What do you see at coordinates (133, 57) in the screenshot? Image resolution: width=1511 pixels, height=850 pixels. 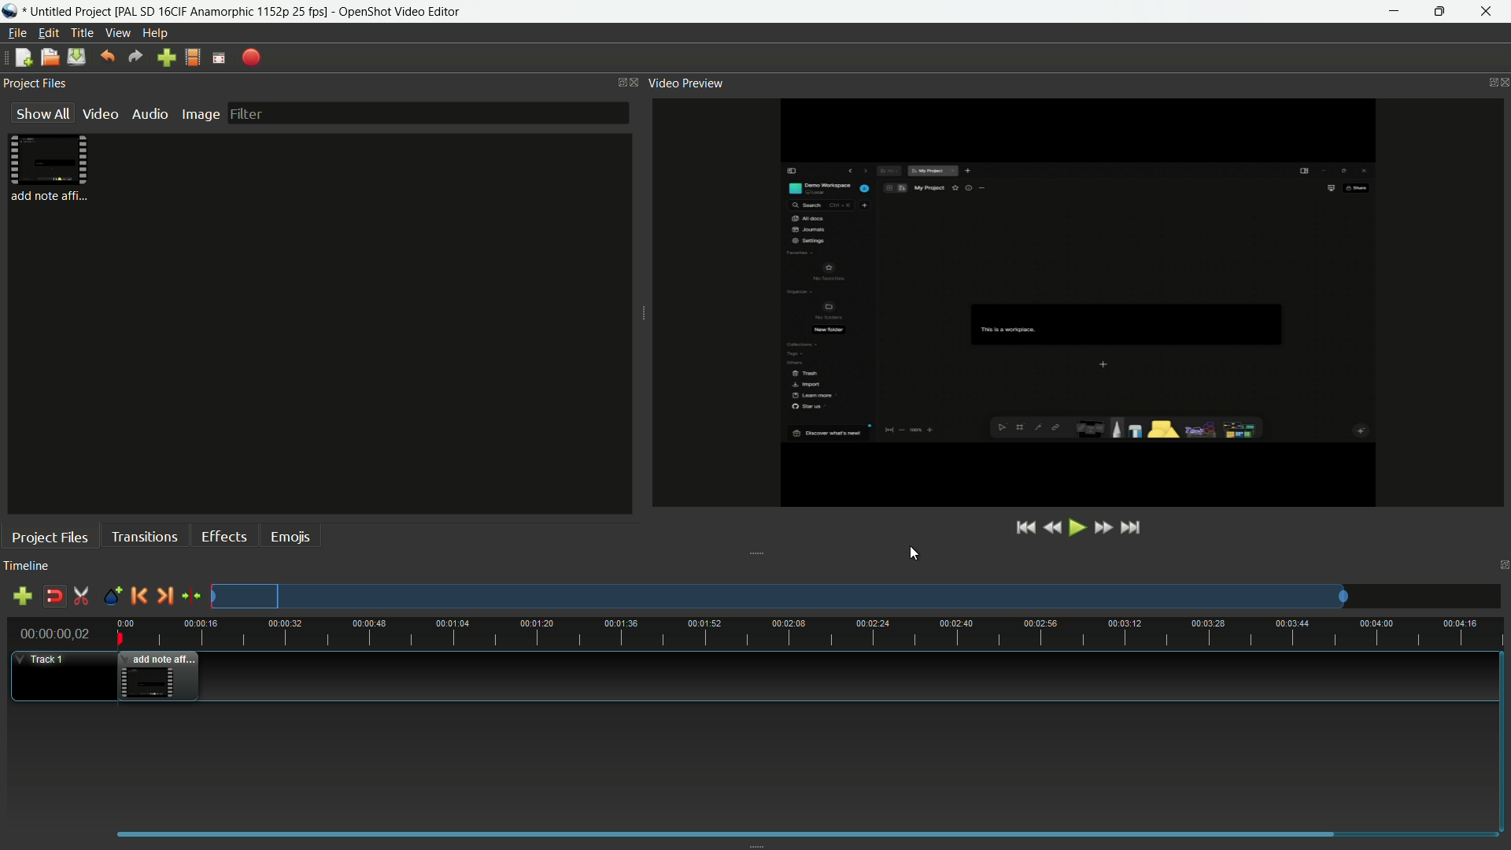 I see `redo` at bounding box center [133, 57].